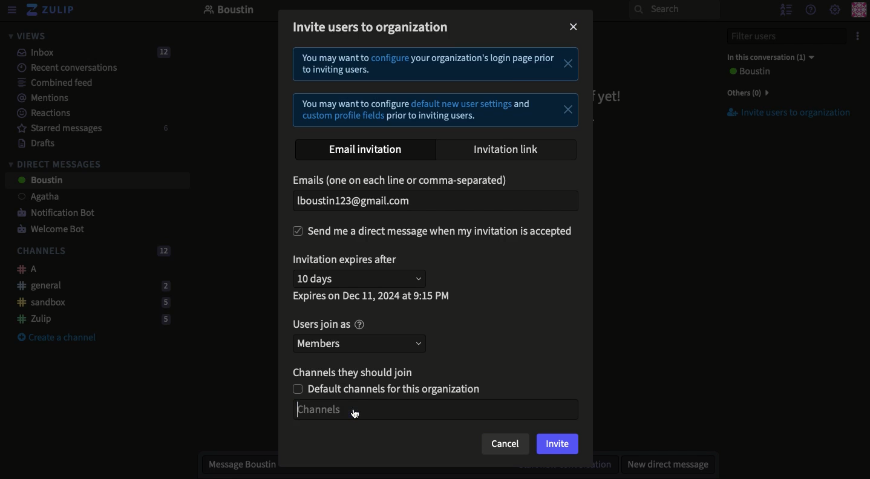  Describe the element at coordinates (779, 36) in the screenshot. I see `Filter users` at that location.